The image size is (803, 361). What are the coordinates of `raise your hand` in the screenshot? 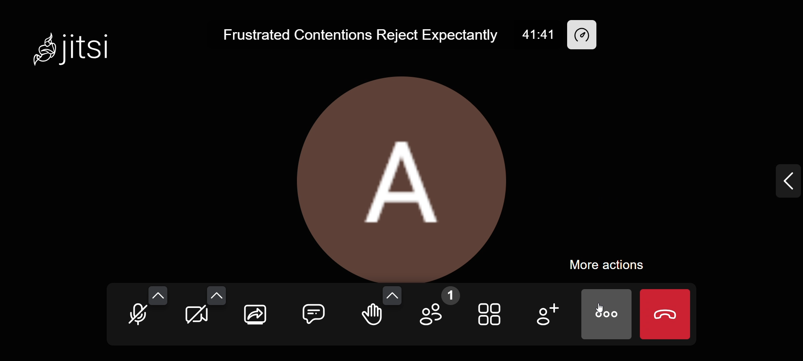 It's located at (371, 318).